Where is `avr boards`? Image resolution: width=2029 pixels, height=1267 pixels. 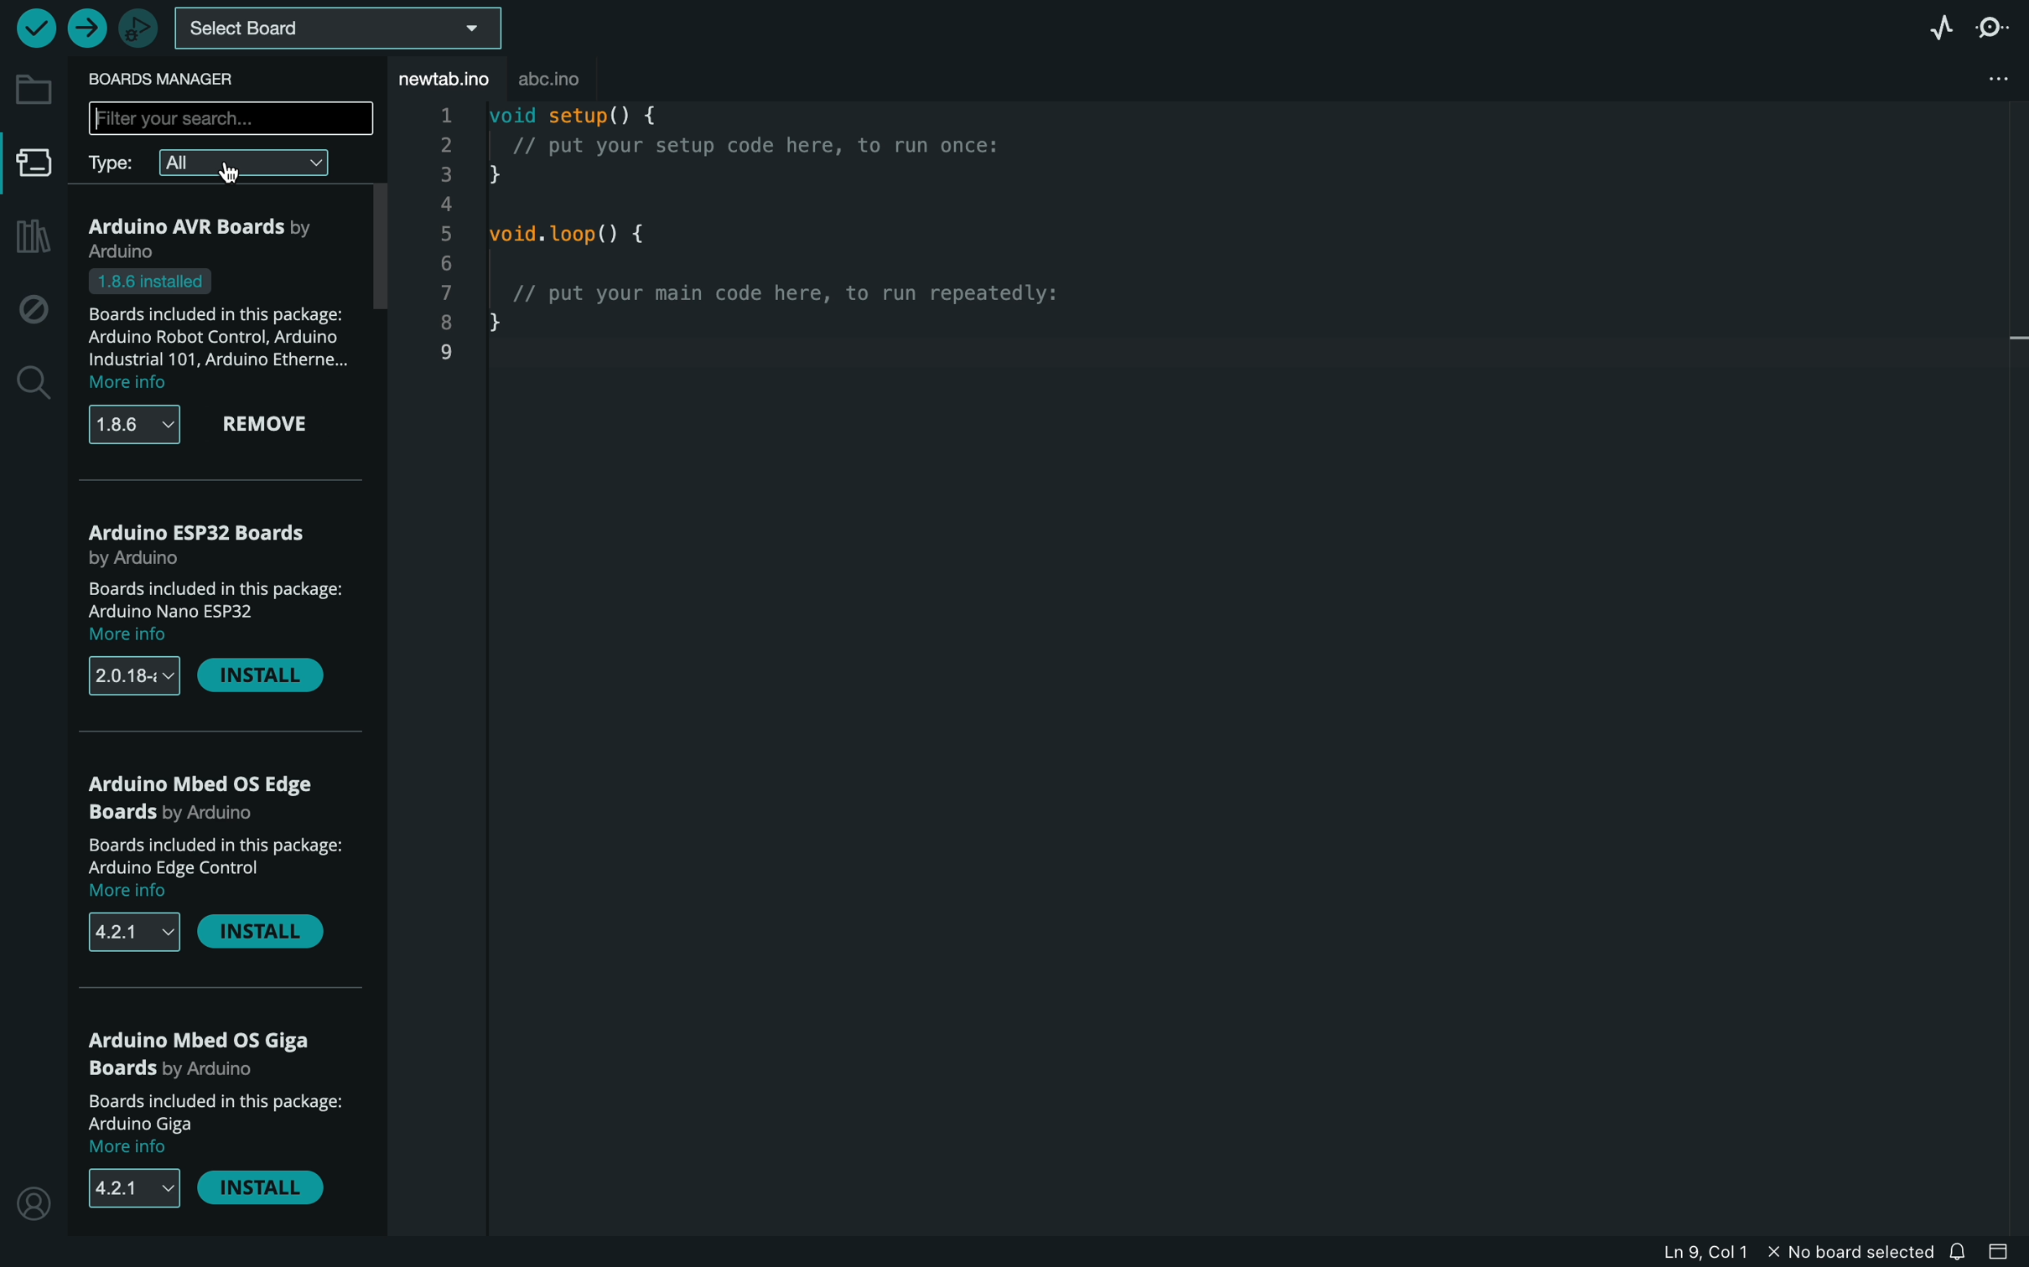 avr boards is located at coordinates (211, 234).